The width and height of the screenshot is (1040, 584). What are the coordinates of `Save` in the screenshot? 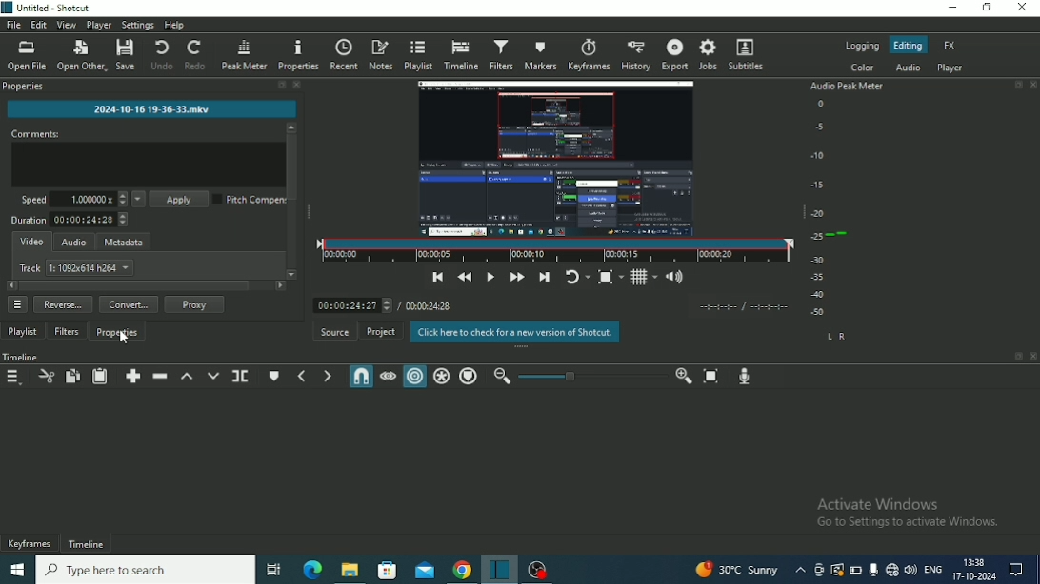 It's located at (127, 54).